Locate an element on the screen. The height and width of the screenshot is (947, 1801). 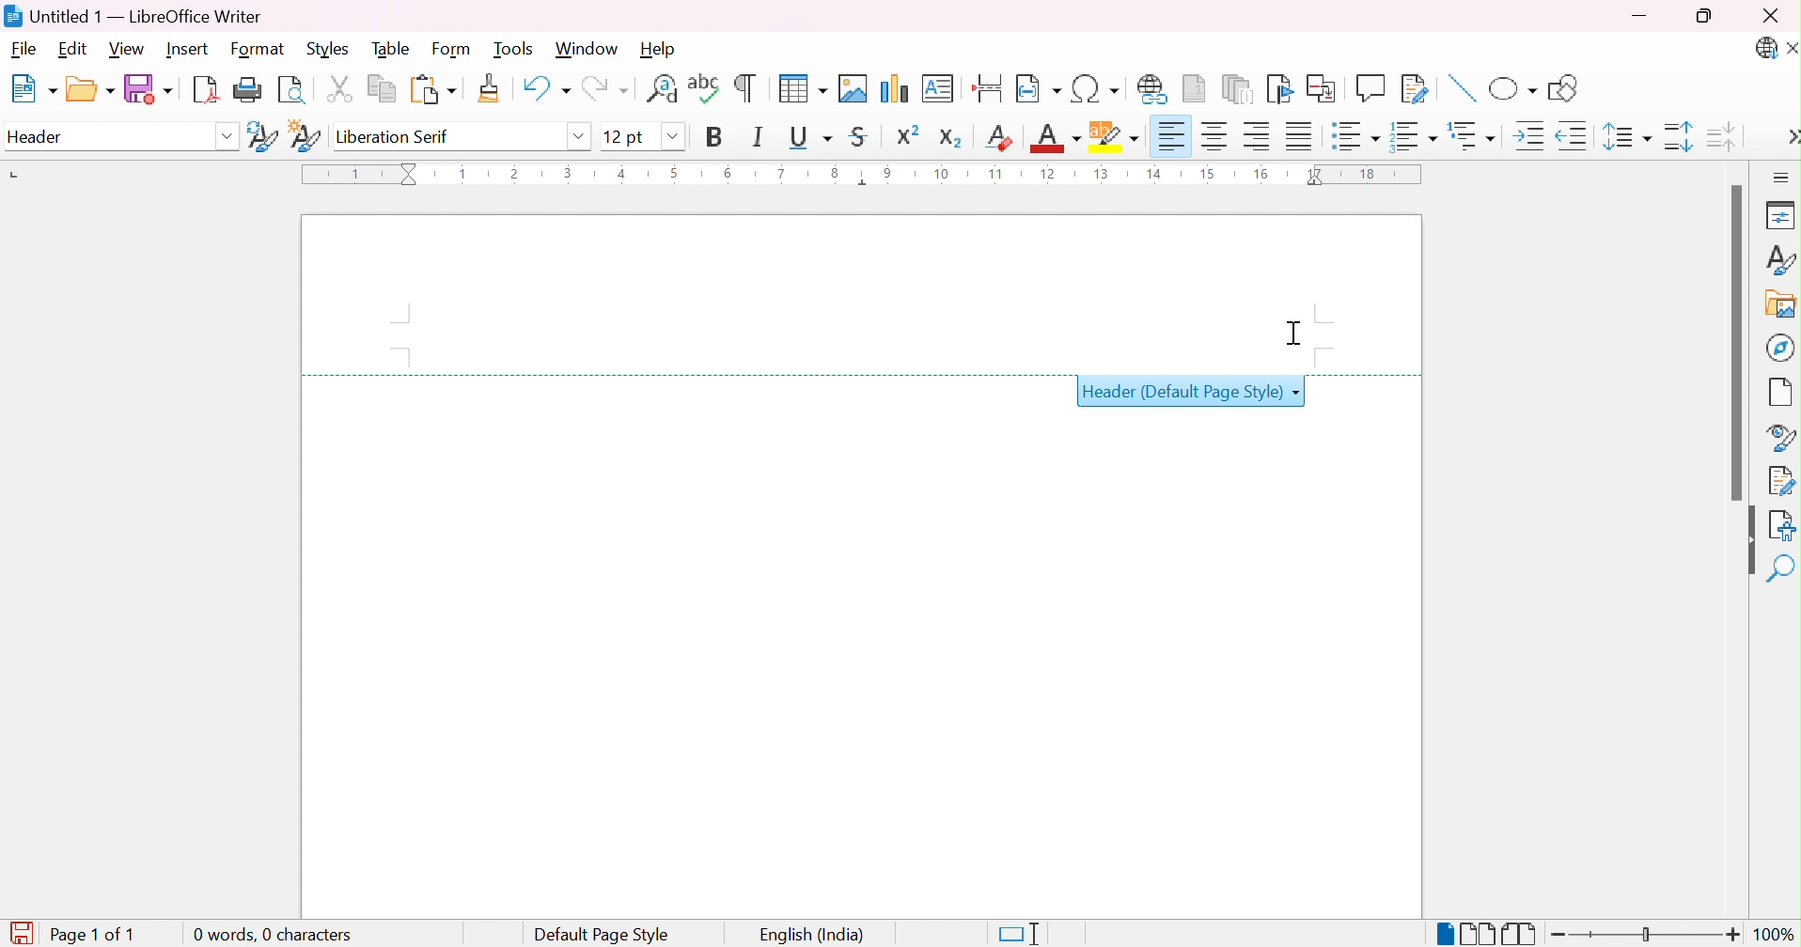
Insert comment is located at coordinates (1369, 90).